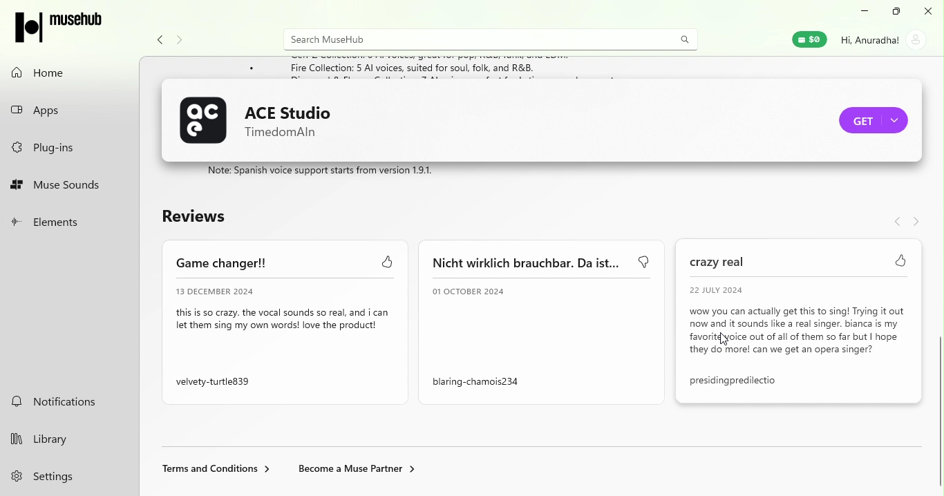 The image size is (944, 496). Describe the element at coordinates (938, 276) in the screenshot. I see `Scroll bar` at that location.